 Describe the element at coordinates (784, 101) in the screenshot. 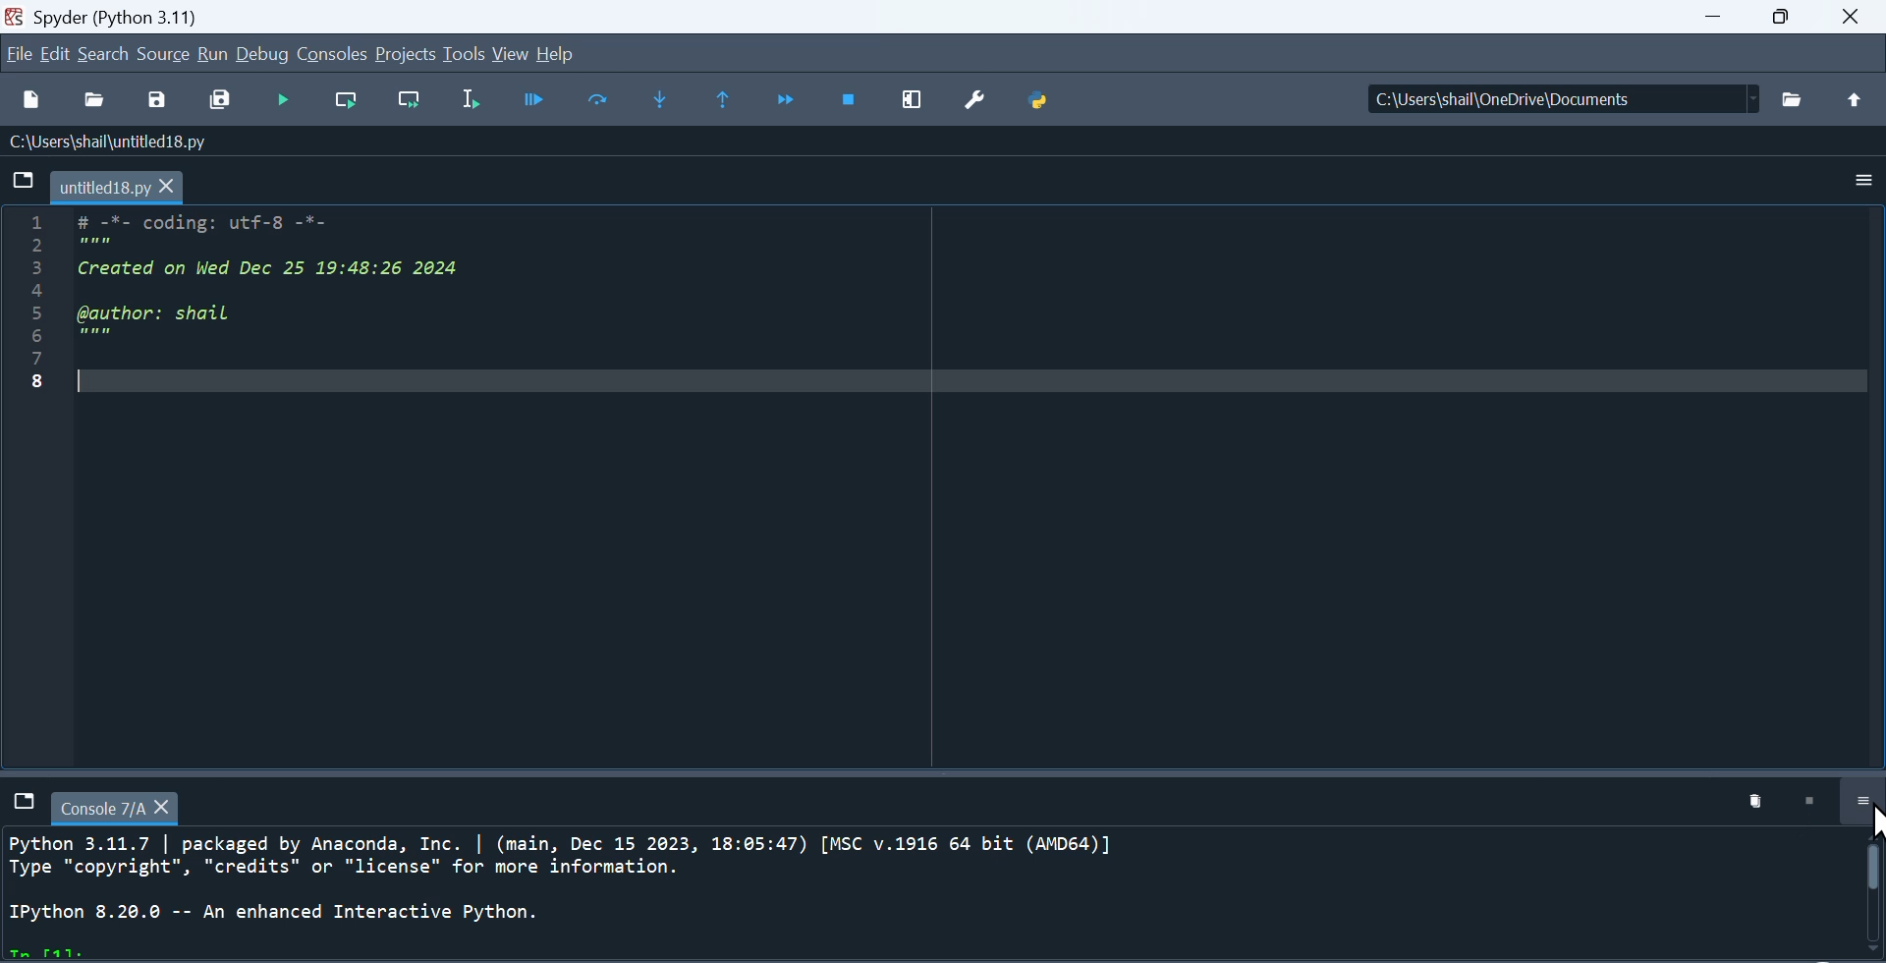

I see `continue execution` at that location.